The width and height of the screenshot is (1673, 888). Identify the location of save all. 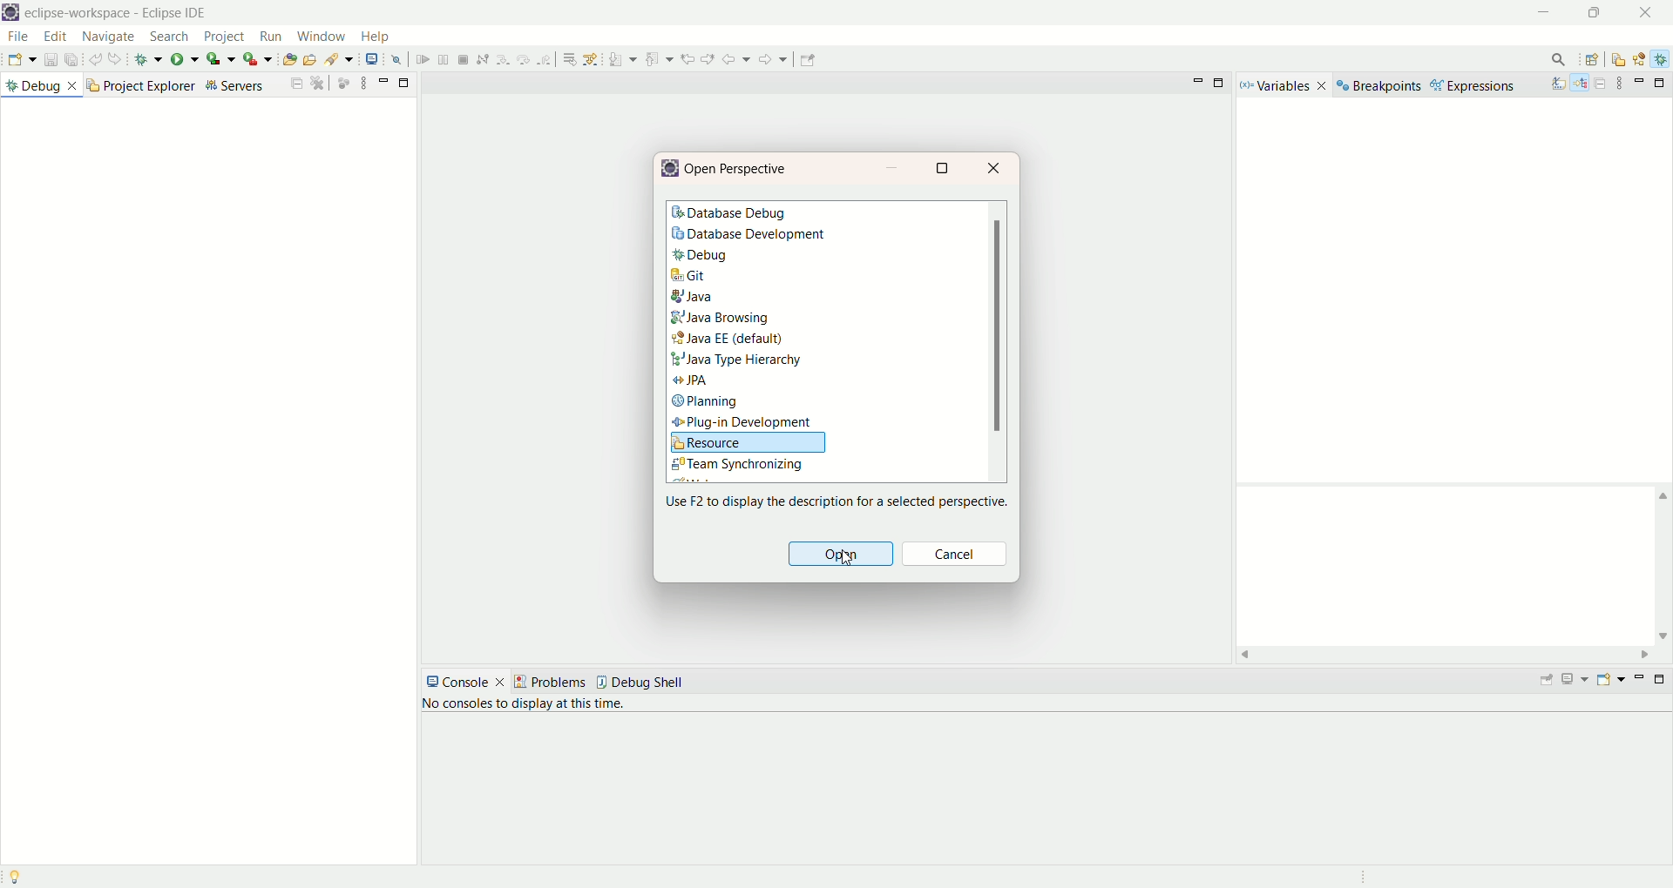
(72, 60).